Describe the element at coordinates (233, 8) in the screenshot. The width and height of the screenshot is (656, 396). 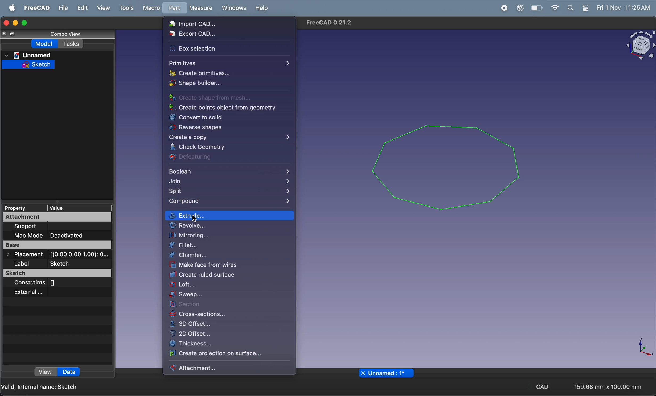
I see `windows` at that location.